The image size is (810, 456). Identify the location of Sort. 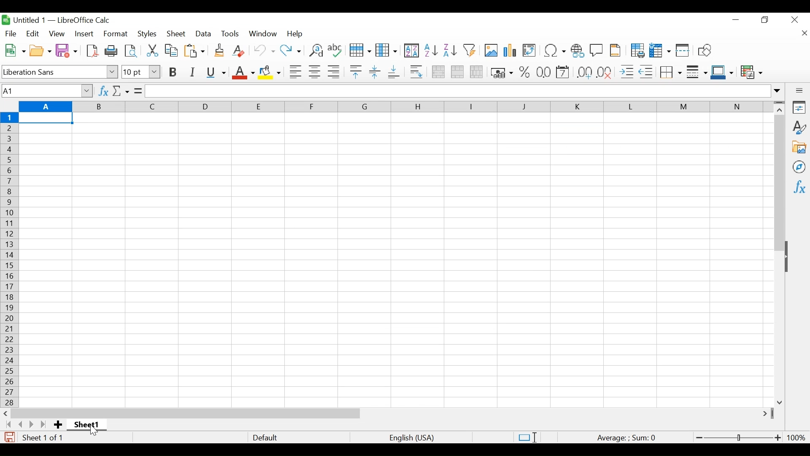
(411, 50).